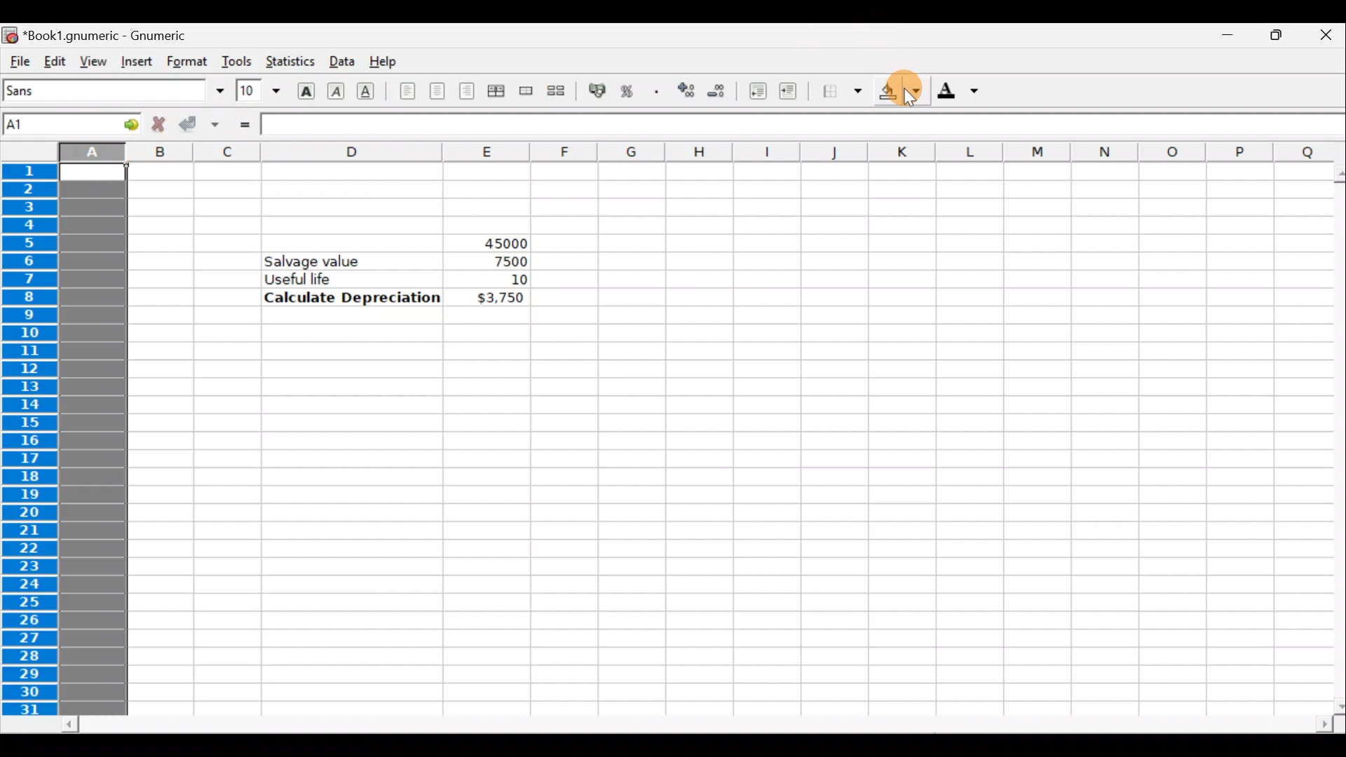  I want to click on Decrease indent, align contents to the left, so click(754, 91).